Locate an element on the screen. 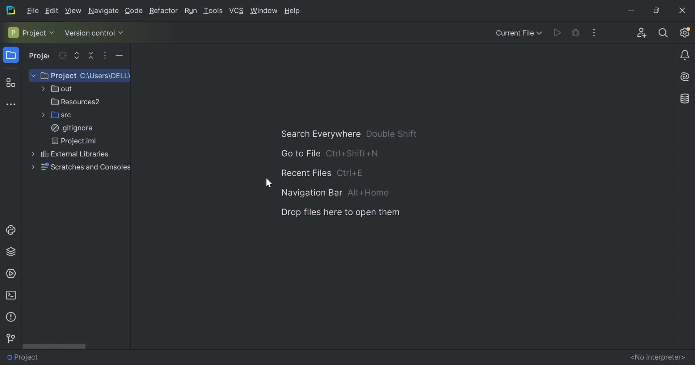 Image resolution: width=695 pixels, height=365 pixels. Services is located at coordinates (12, 273).